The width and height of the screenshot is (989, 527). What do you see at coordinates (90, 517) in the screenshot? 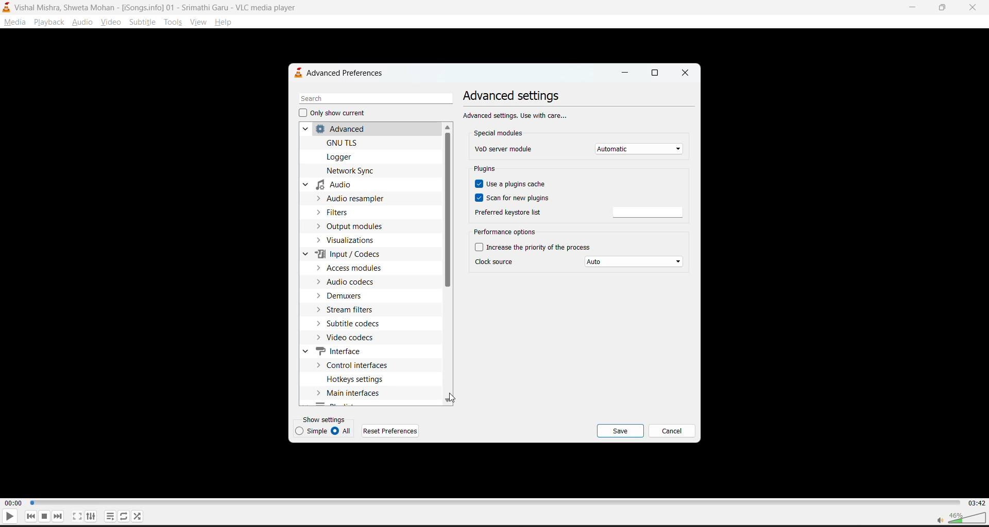
I see `settings` at bounding box center [90, 517].